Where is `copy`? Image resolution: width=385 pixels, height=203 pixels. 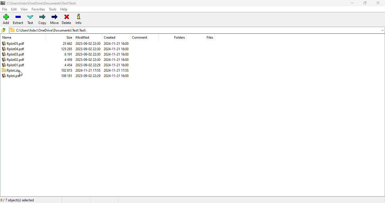
copy is located at coordinates (42, 19).